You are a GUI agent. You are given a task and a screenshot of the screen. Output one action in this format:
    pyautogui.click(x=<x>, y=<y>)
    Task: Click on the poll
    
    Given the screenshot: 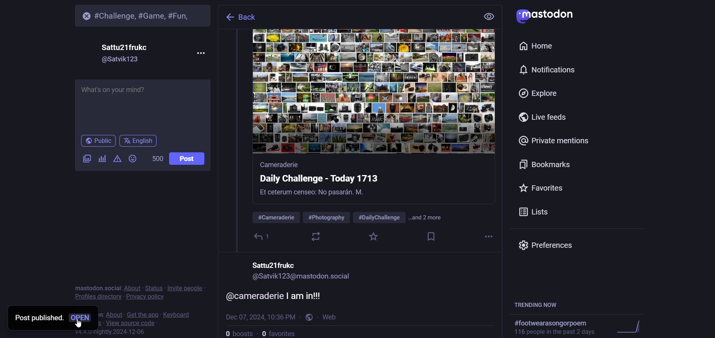 What is the action you would take?
    pyautogui.click(x=101, y=160)
    